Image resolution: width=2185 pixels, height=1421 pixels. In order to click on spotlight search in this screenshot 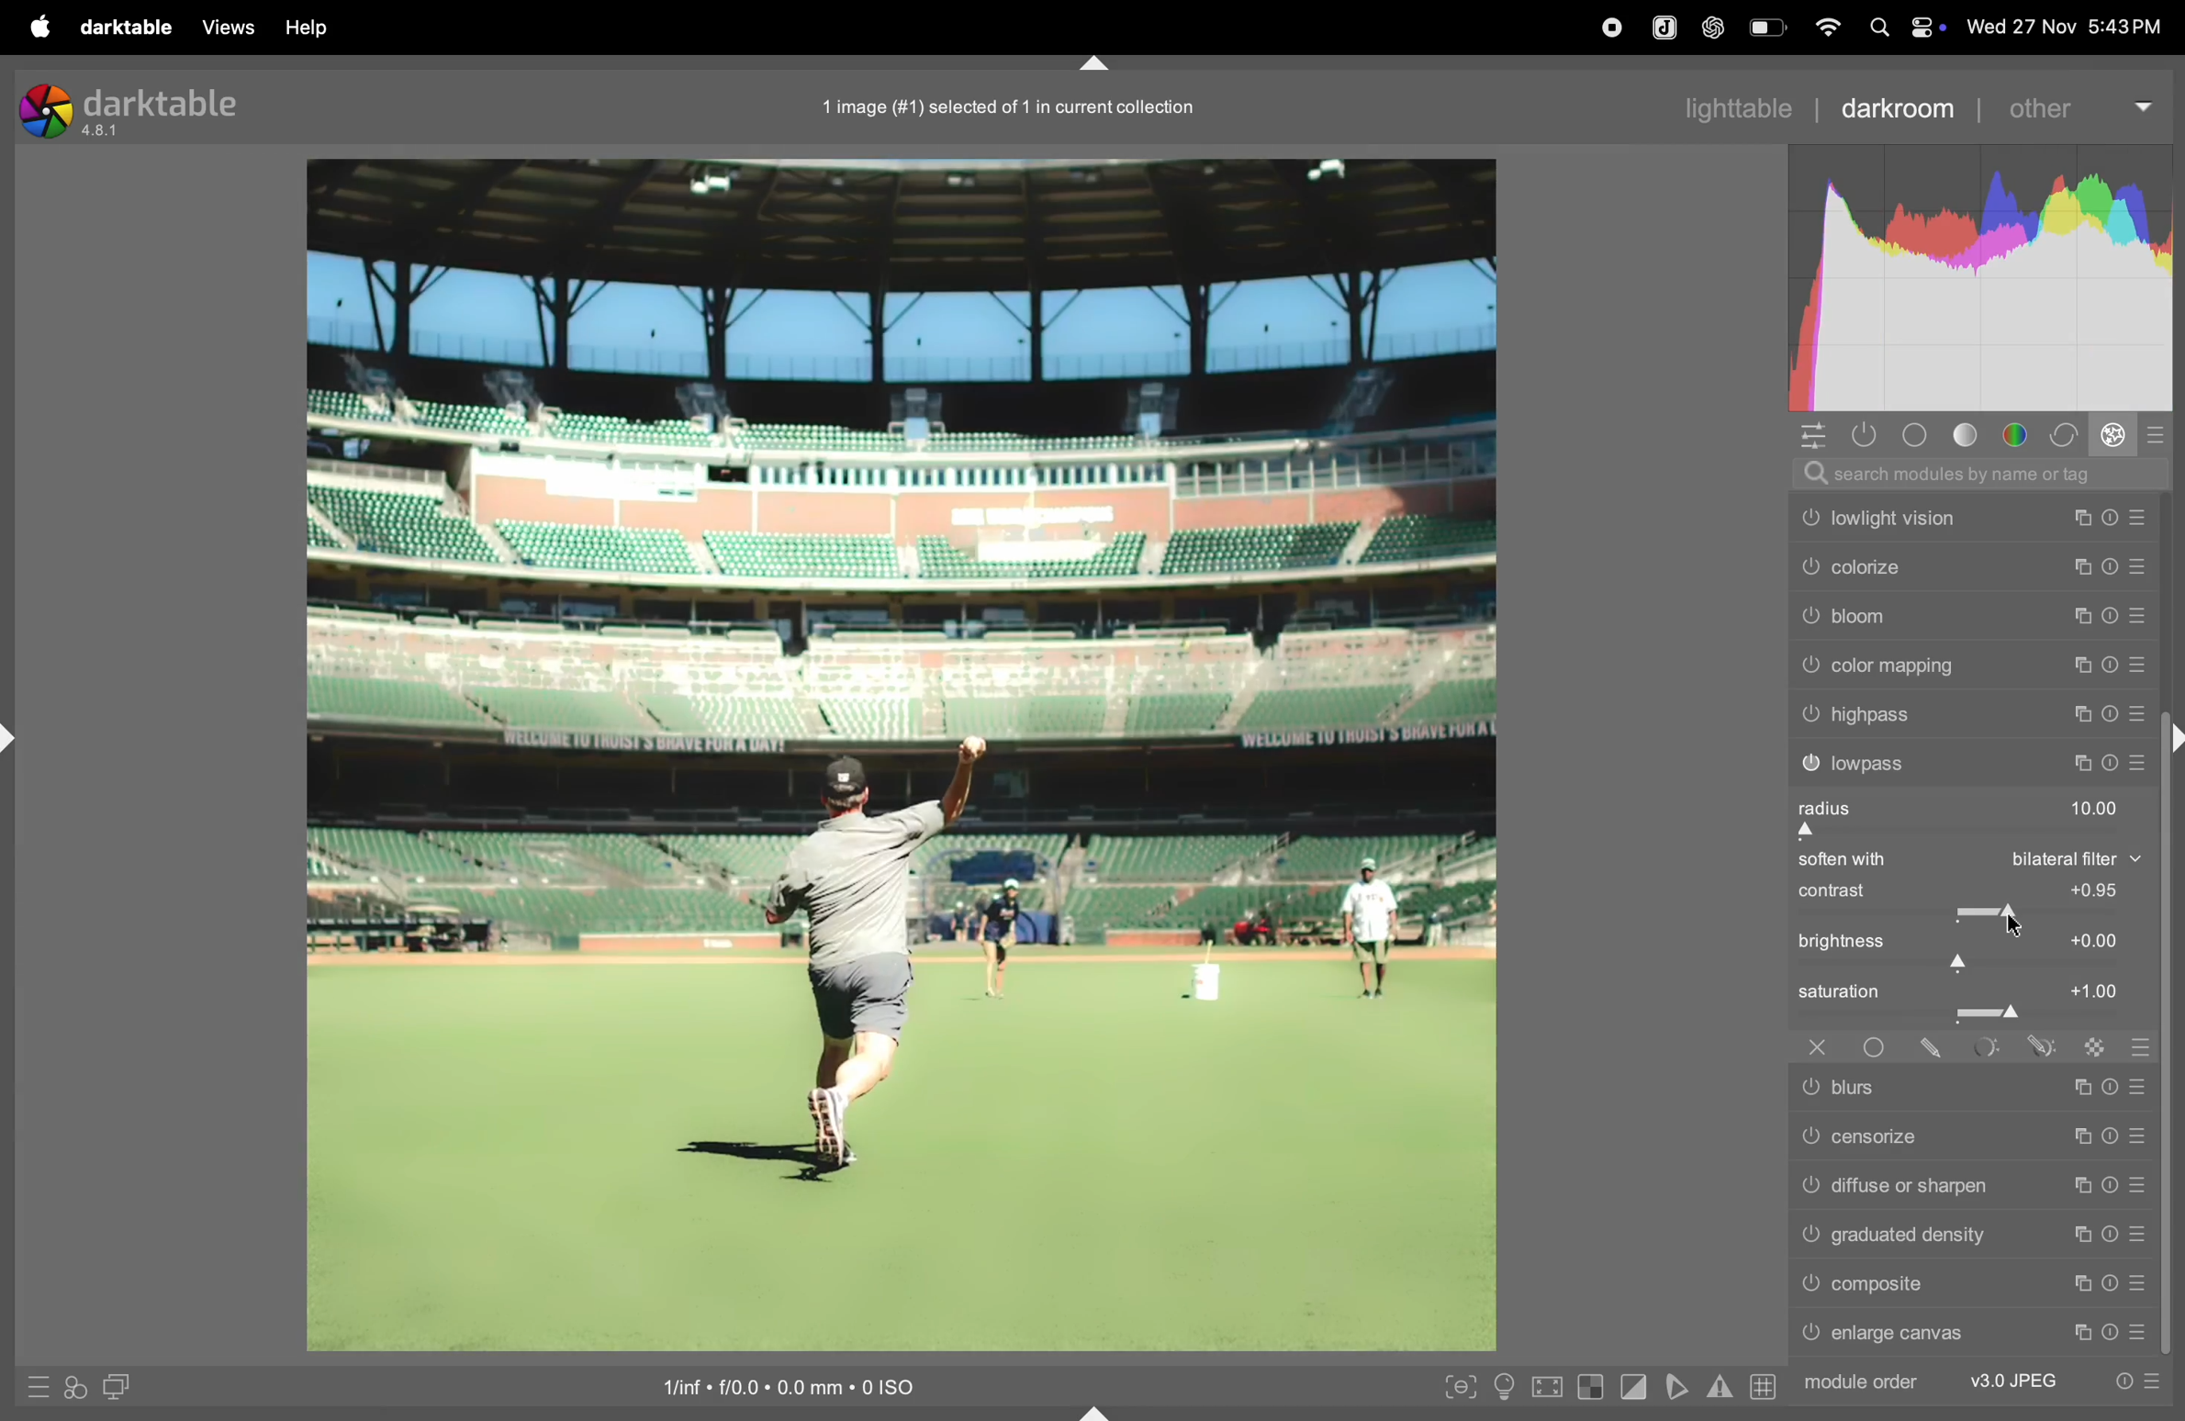, I will do `click(1873, 27)`.